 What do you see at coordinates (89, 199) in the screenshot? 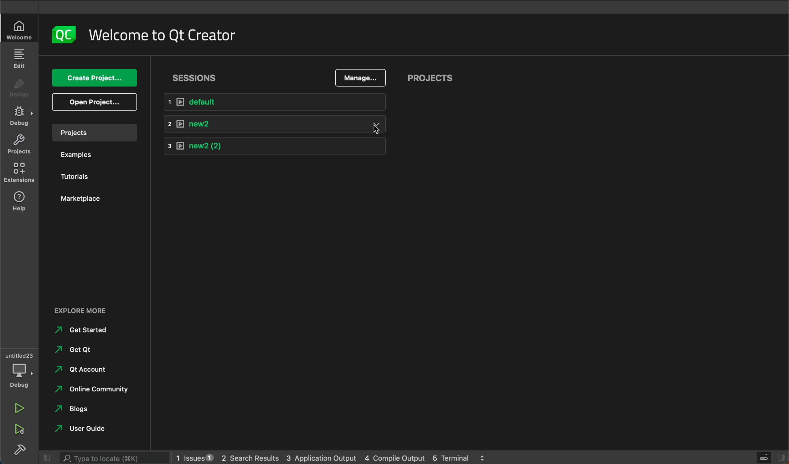
I see `marketplace` at bounding box center [89, 199].